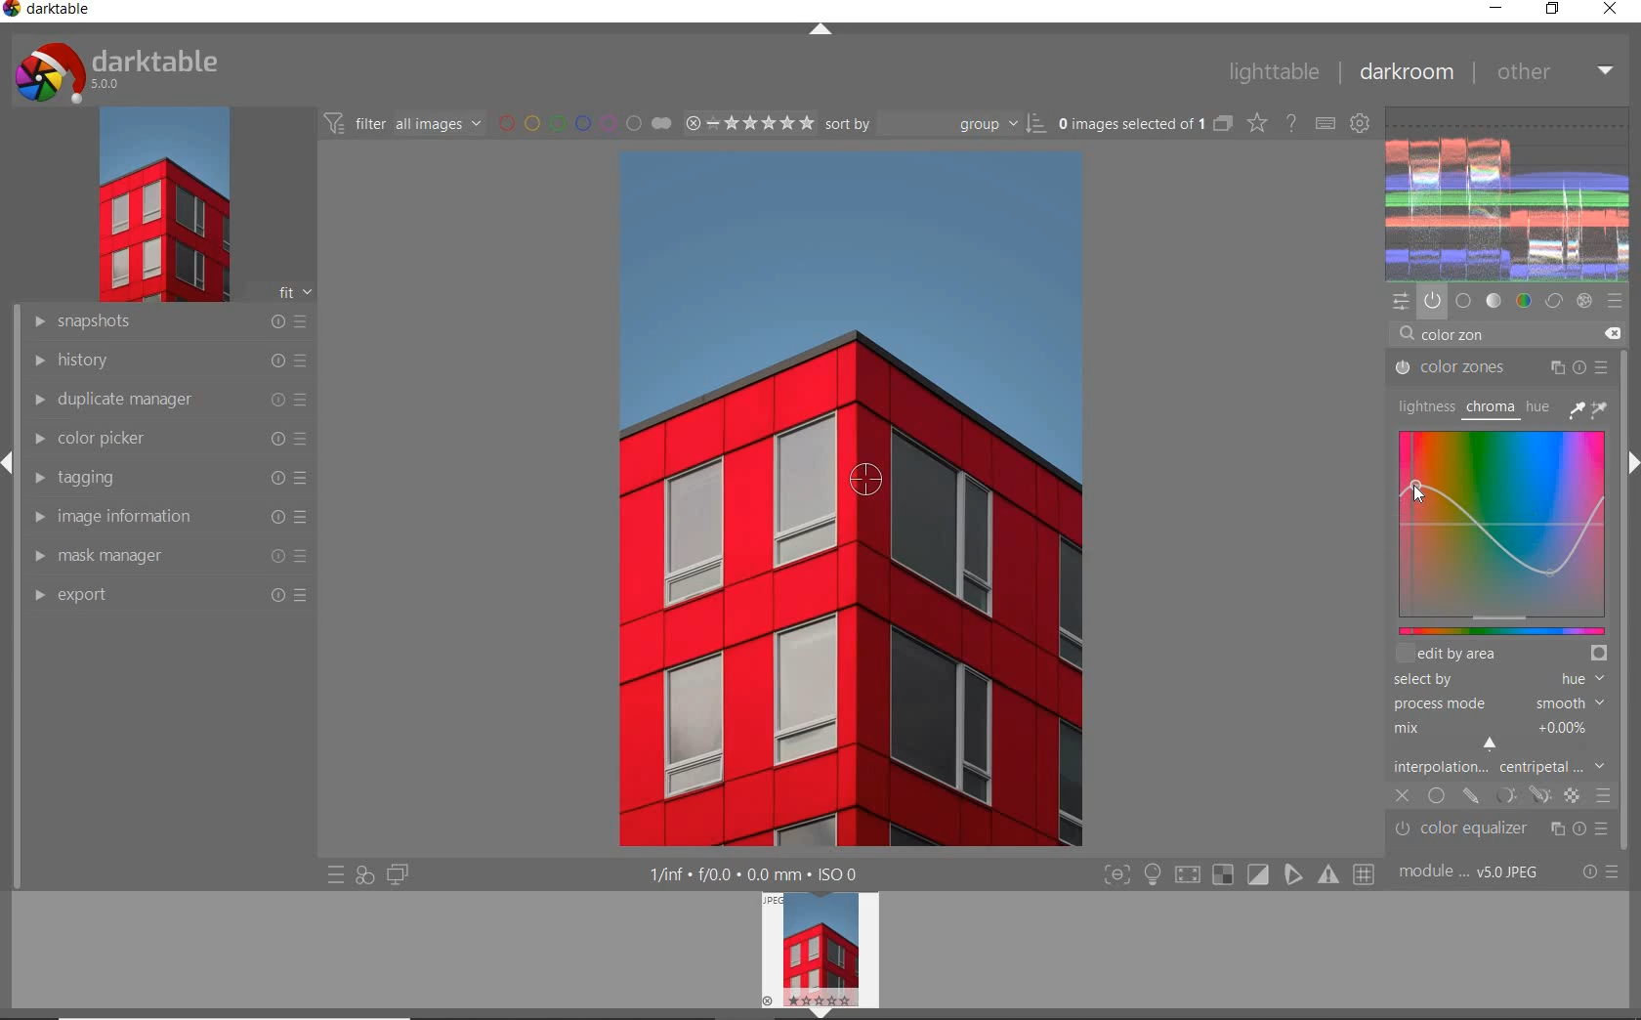  I want to click on reset or presets & preferences, so click(1600, 873).